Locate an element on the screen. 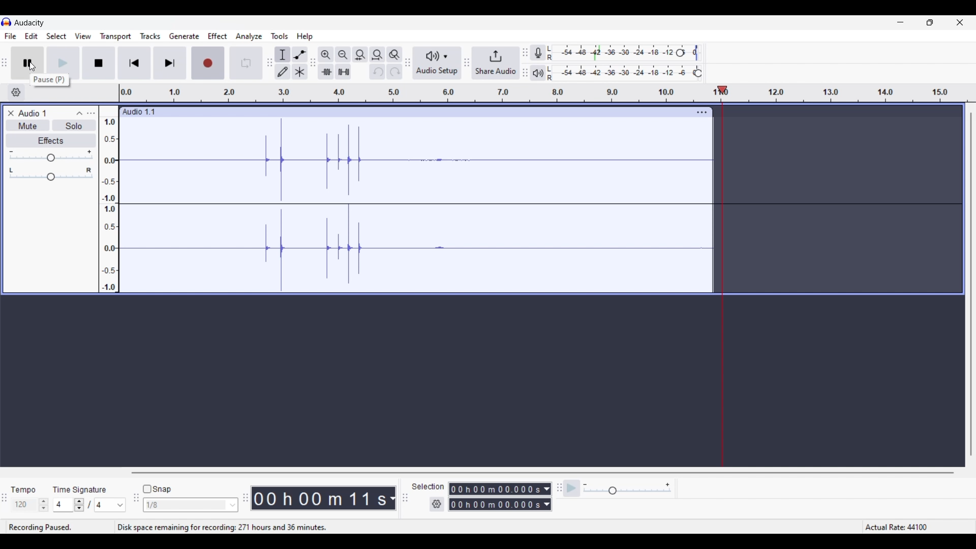 This screenshot has width=976, height=549. toolbar is located at coordinates (135, 501).